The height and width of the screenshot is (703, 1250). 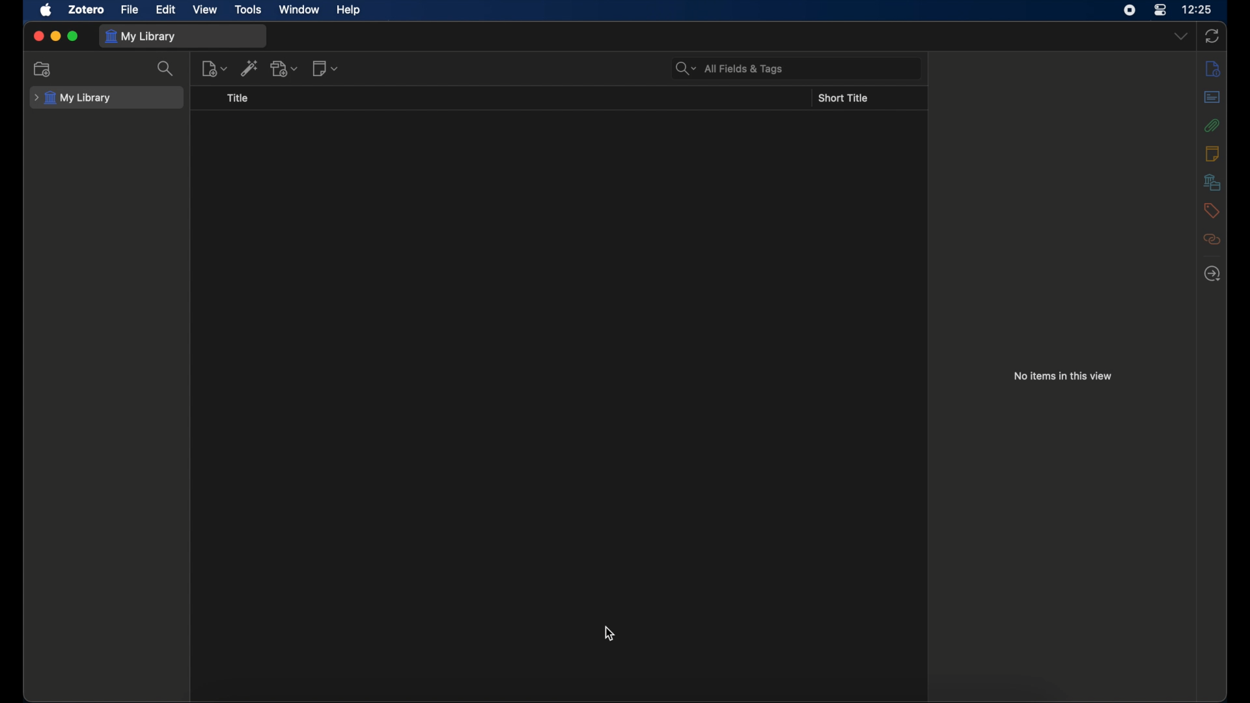 What do you see at coordinates (1180, 35) in the screenshot?
I see `dropdown` at bounding box center [1180, 35].